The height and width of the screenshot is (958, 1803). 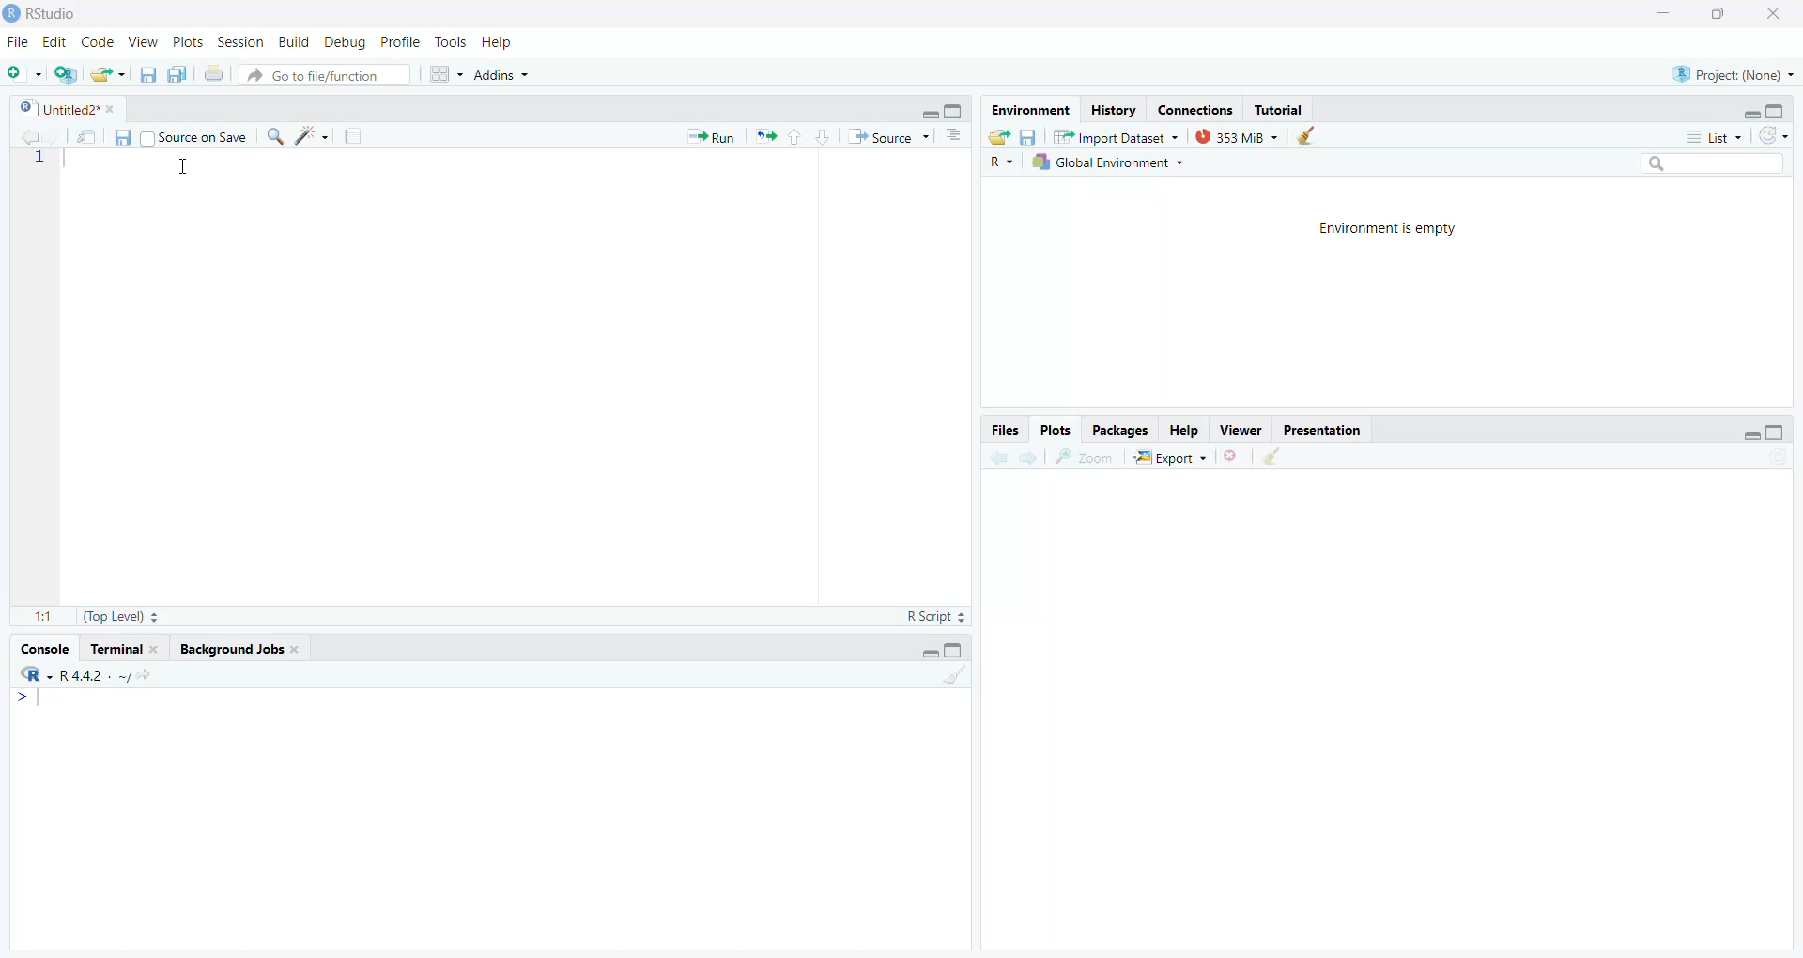 I want to click on history, so click(x=1114, y=109).